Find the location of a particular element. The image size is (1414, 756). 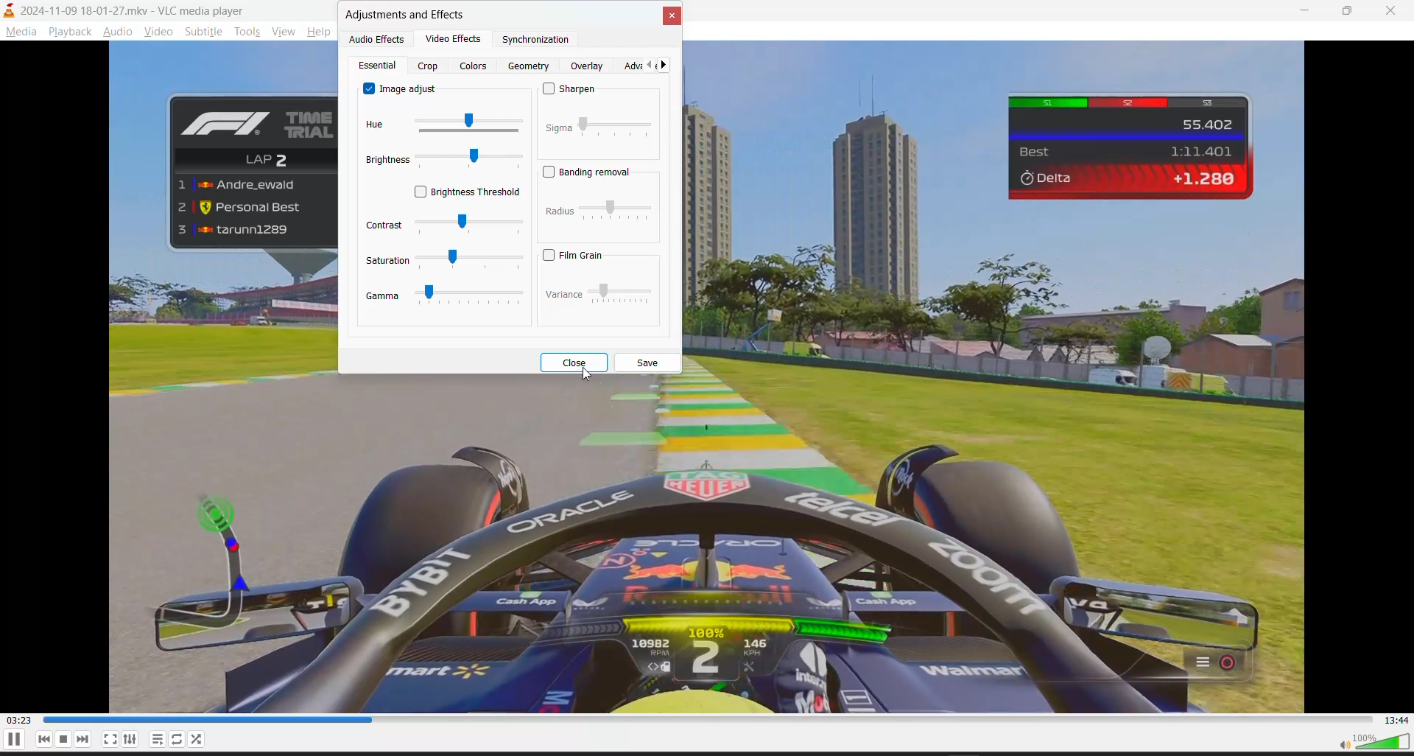

variance slider is located at coordinates (621, 294).